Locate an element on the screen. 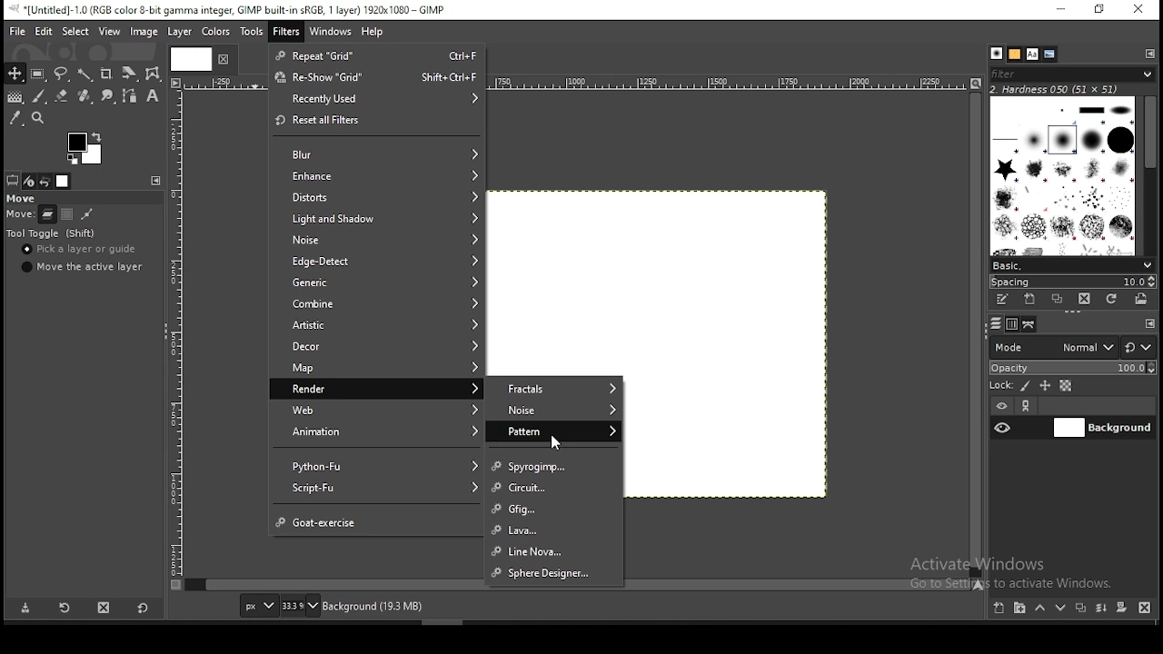 This screenshot has height=654, width=1163. refresh brushes is located at coordinates (1112, 300).